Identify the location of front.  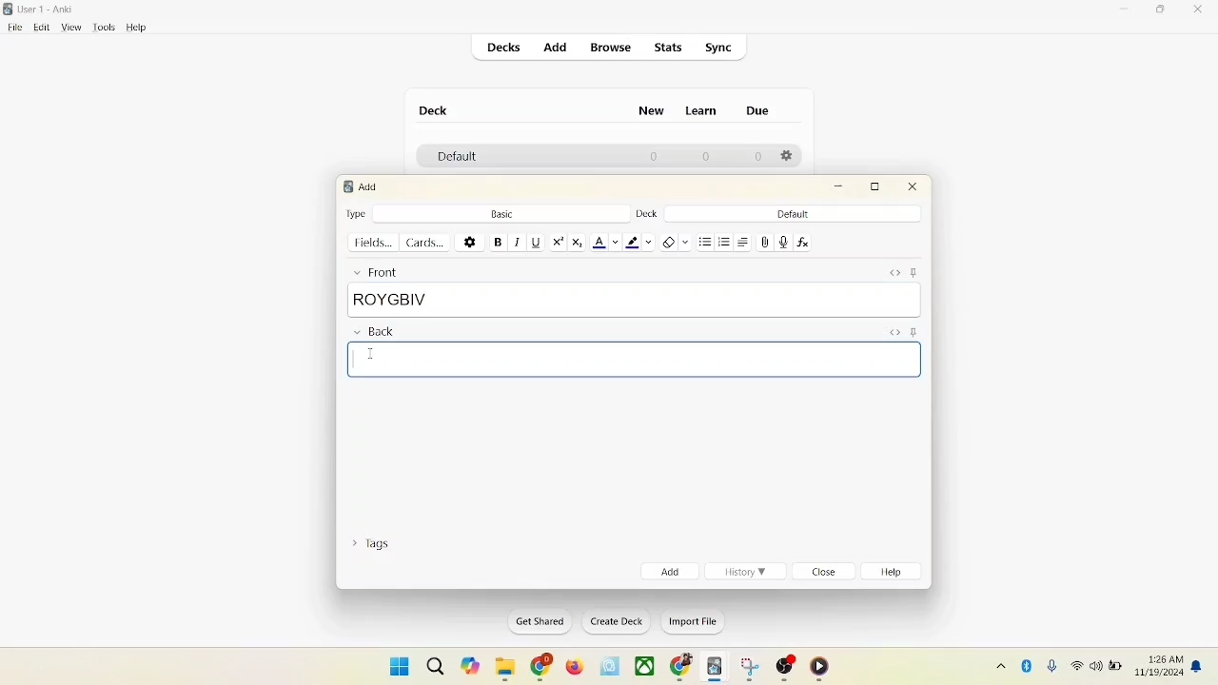
(373, 271).